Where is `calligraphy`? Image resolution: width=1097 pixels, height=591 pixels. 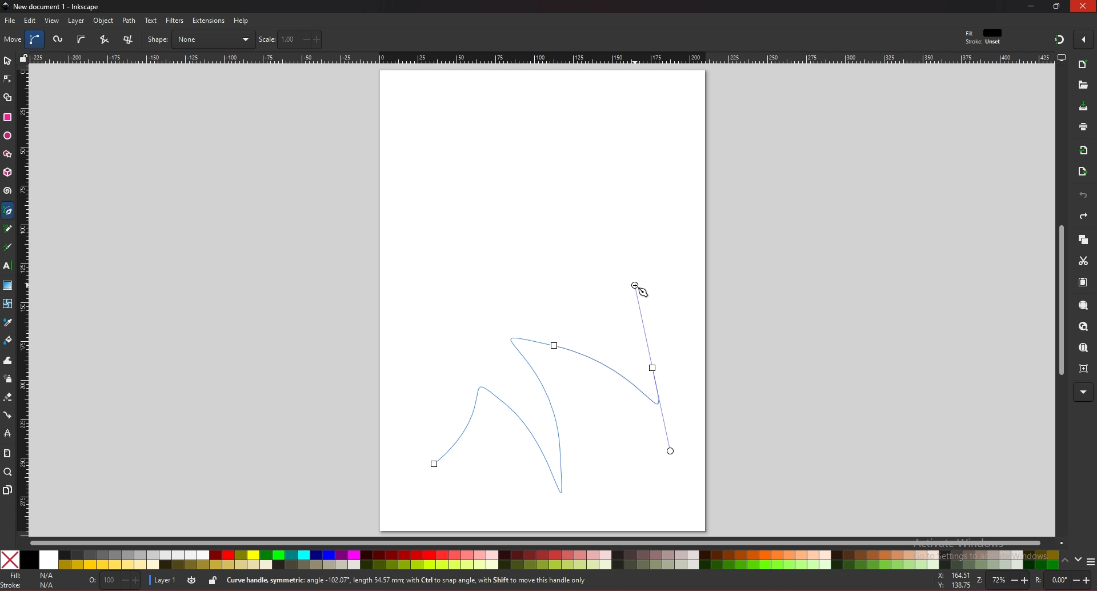 calligraphy is located at coordinates (10, 248).